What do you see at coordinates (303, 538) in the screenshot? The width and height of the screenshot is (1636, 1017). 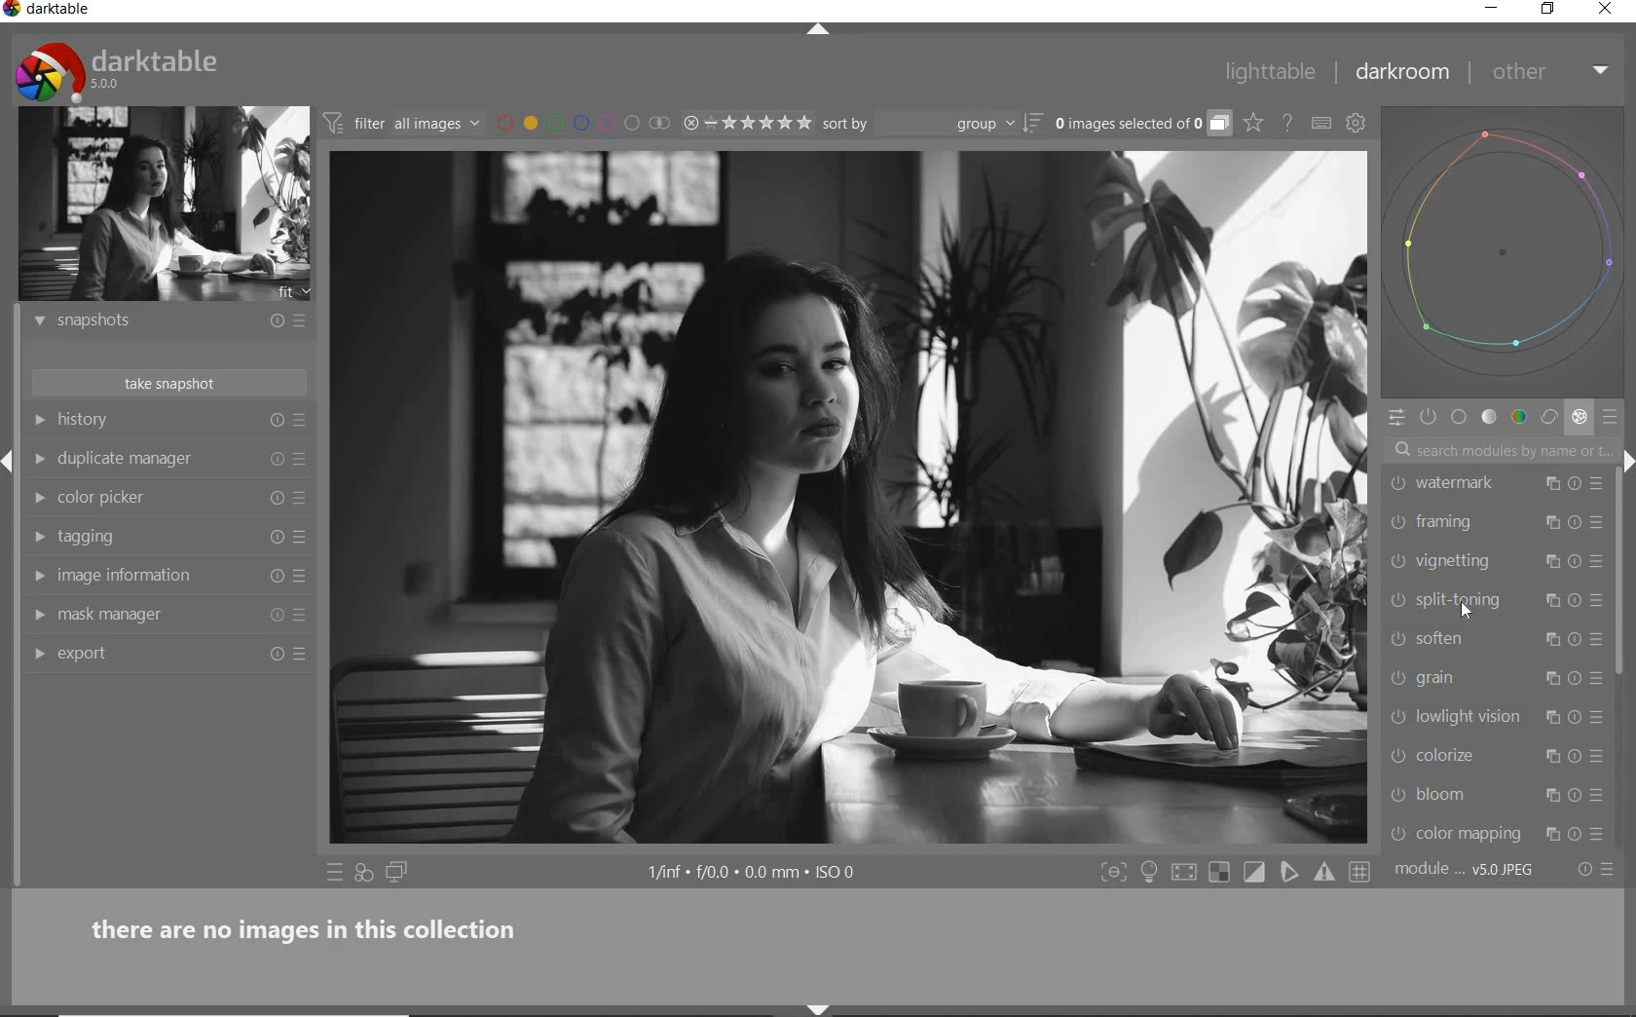 I see `preset and preferences` at bounding box center [303, 538].